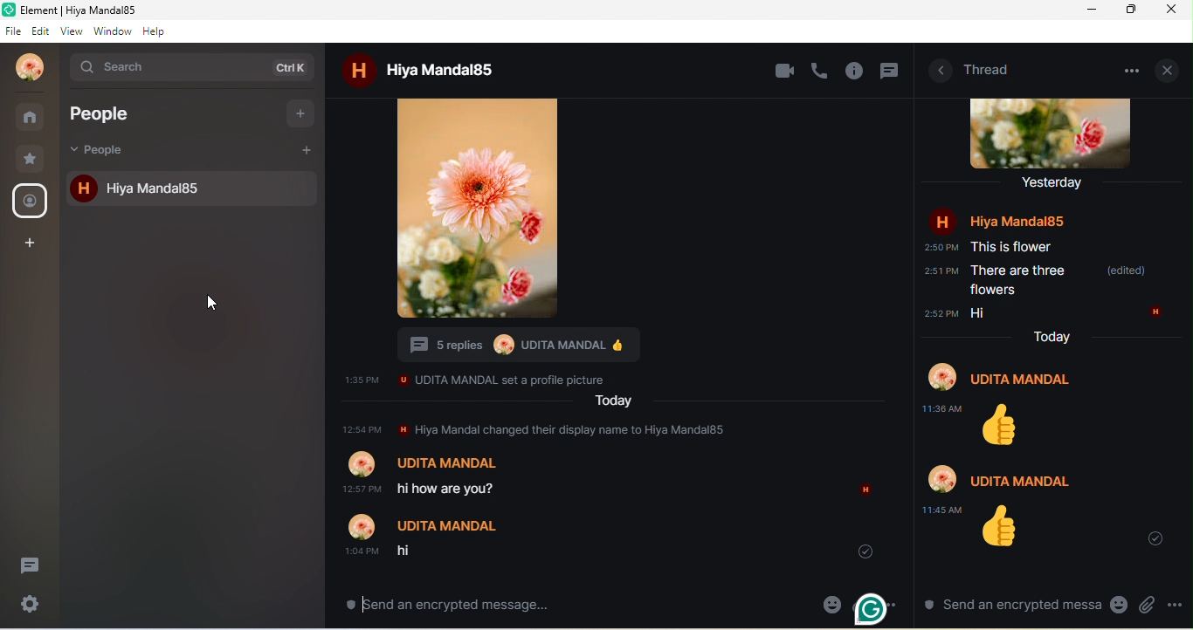 Image resolution: width=1193 pixels, height=630 pixels. Describe the element at coordinates (1020, 480) in the screenshot. I see `Udita Mandal` at that location.